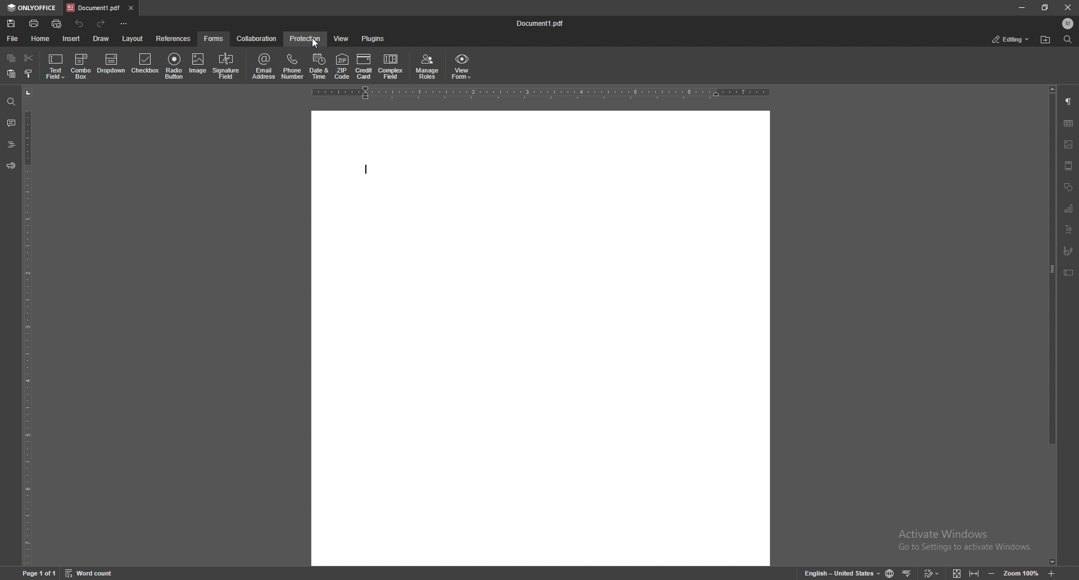 The height and width of the screenshot is (580, 1079). Describe the element at coordinates (11, 39) in the screenshot. I see `file` at that location.